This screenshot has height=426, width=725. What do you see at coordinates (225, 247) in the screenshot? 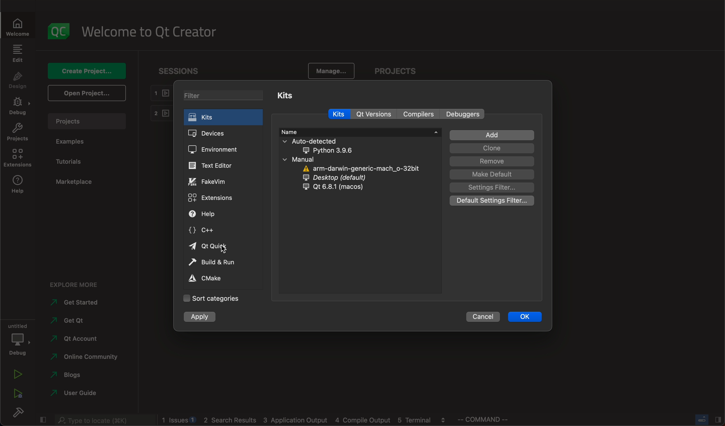
I see `cursor` at bounding box center [225, 247].